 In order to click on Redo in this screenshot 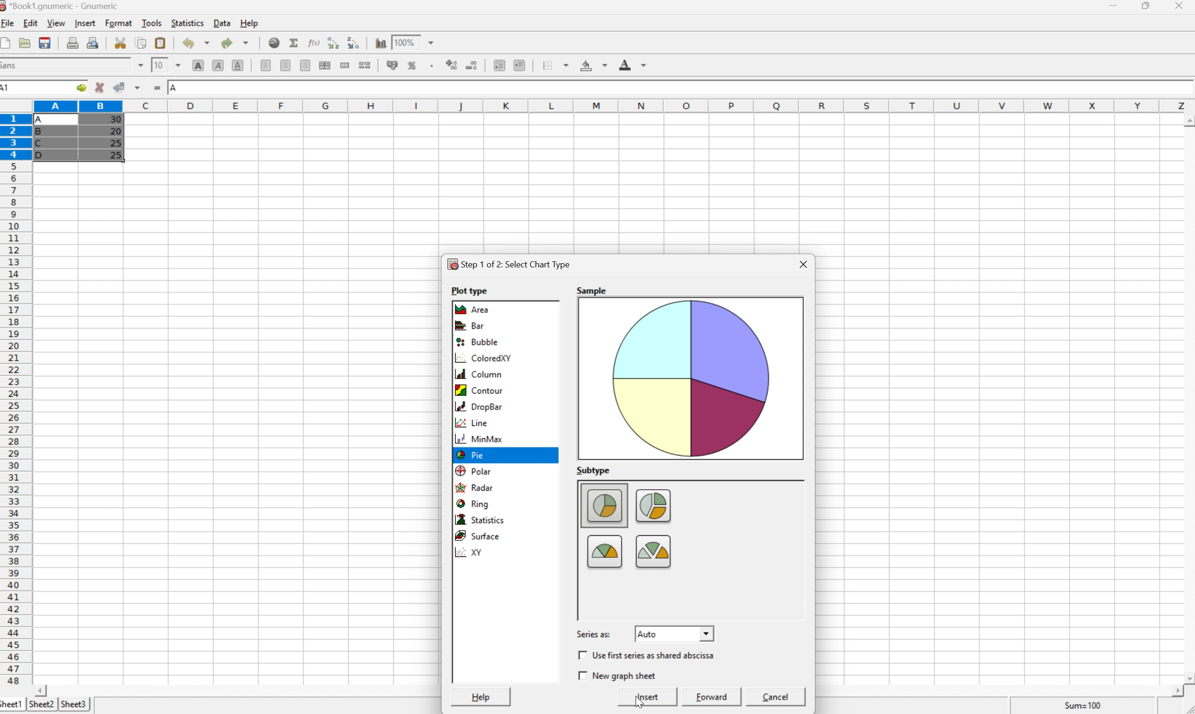, I will do `click(234, 41)`.